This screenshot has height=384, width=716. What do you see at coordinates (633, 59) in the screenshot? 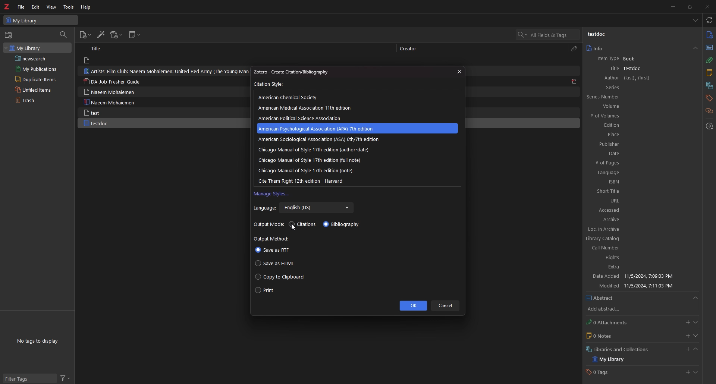
I see `Book` at bounding box center [633, 59].